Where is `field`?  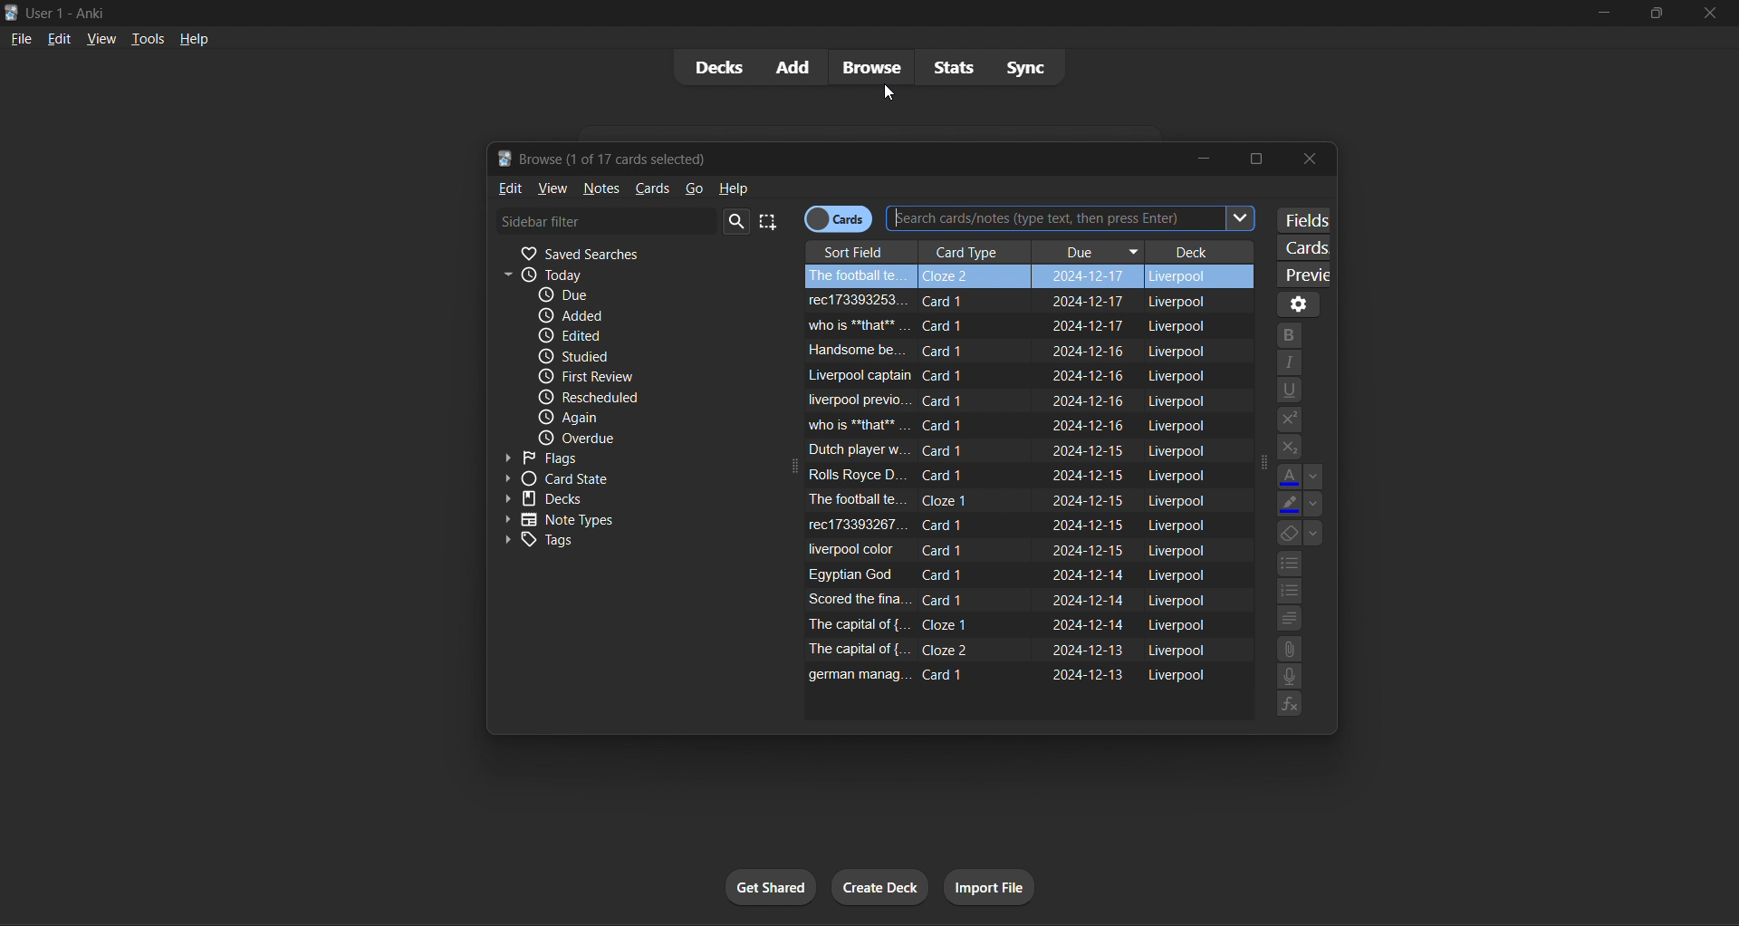 field is located at coordinates (858, 599).